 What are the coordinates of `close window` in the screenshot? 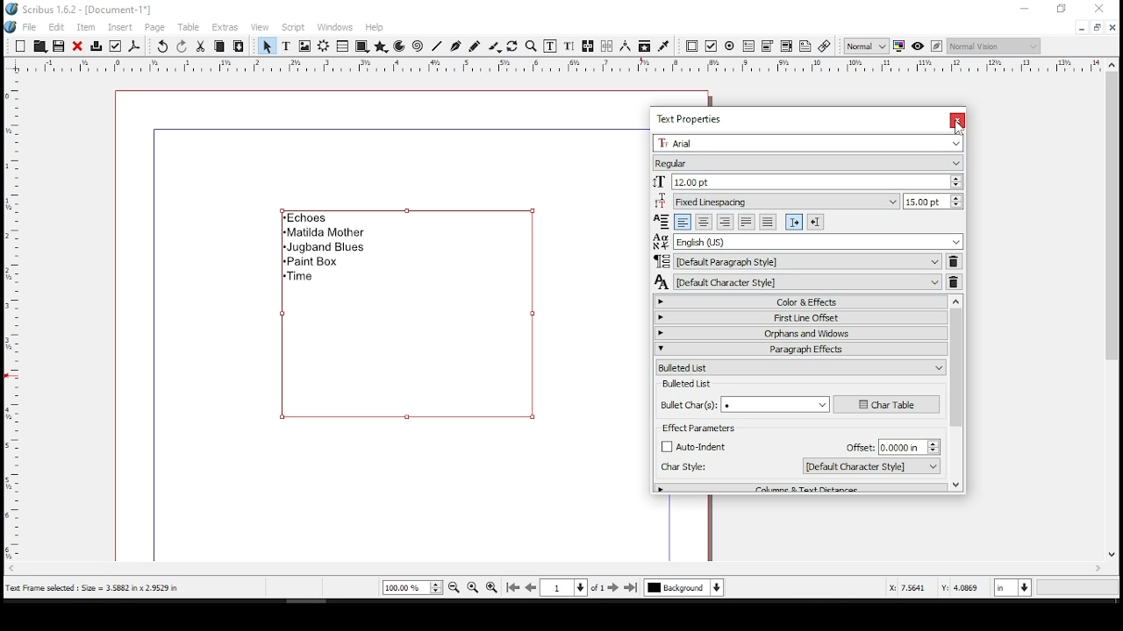 It's located at (1112, 27).